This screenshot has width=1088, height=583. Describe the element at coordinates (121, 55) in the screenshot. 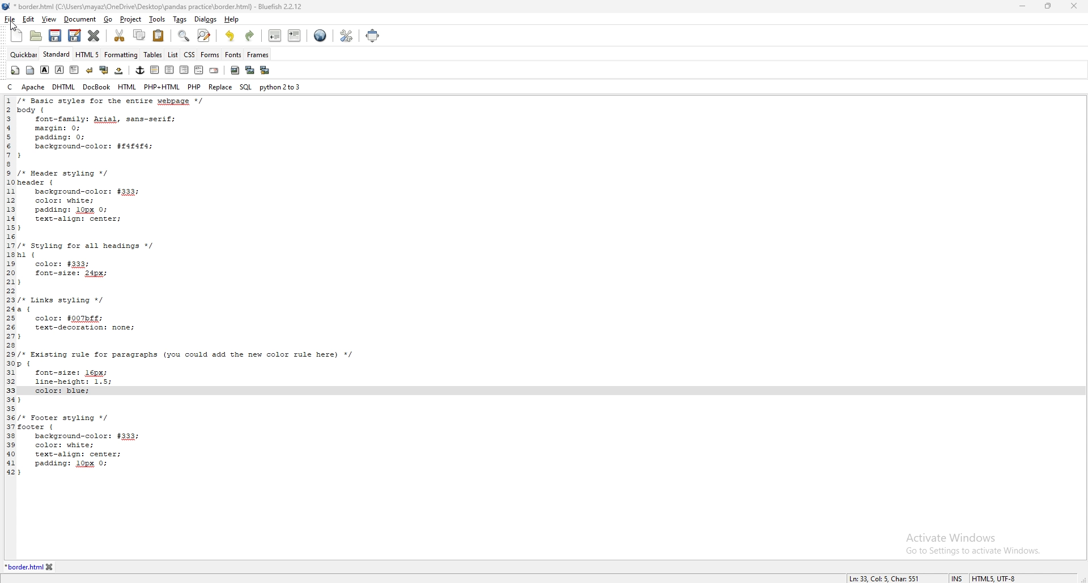

I see `formatting` at that location.